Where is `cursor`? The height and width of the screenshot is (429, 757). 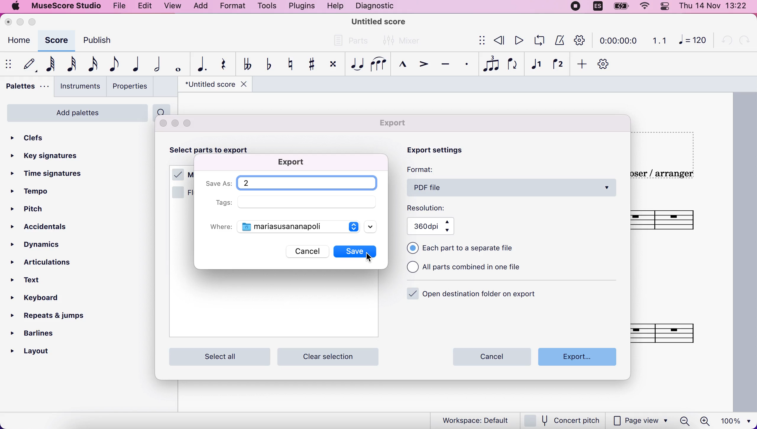
cursor is located at coordinates (371, 257).